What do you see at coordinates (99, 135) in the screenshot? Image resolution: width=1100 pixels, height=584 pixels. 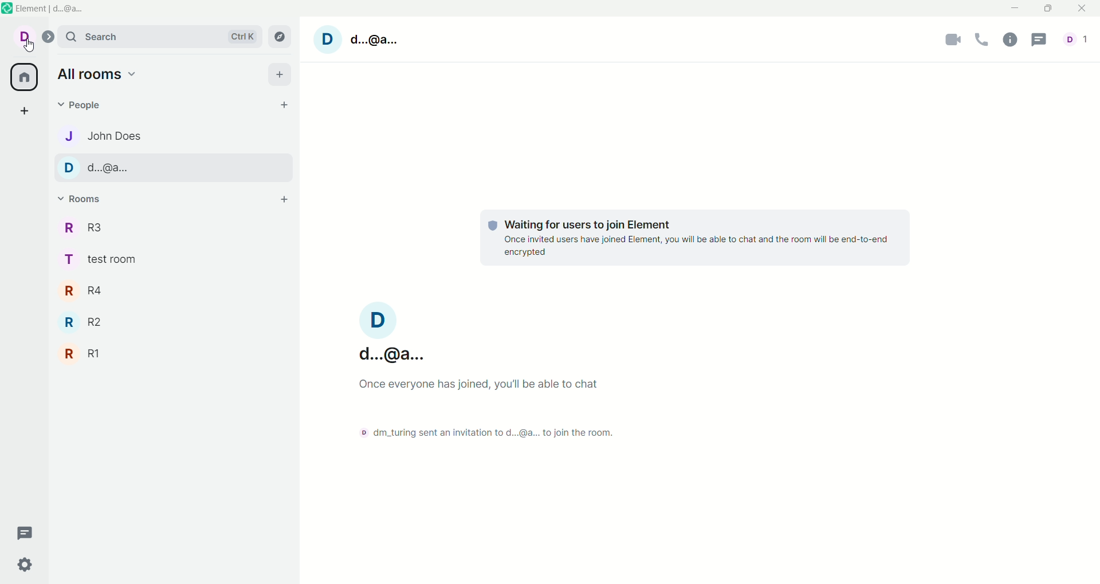 I see `John DOES` at bounding box center [99, 135].